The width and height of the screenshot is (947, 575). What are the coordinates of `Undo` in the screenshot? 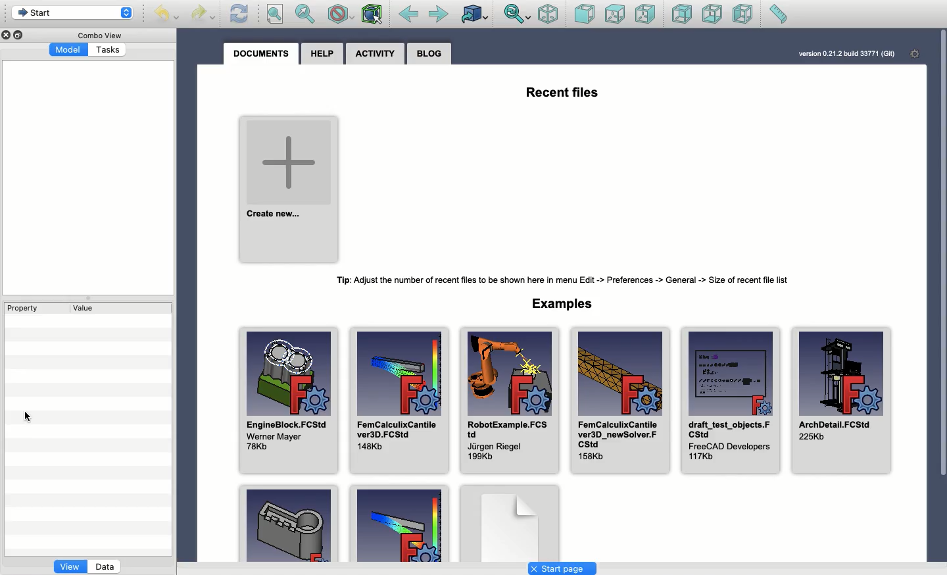 It's located at (164, 14).